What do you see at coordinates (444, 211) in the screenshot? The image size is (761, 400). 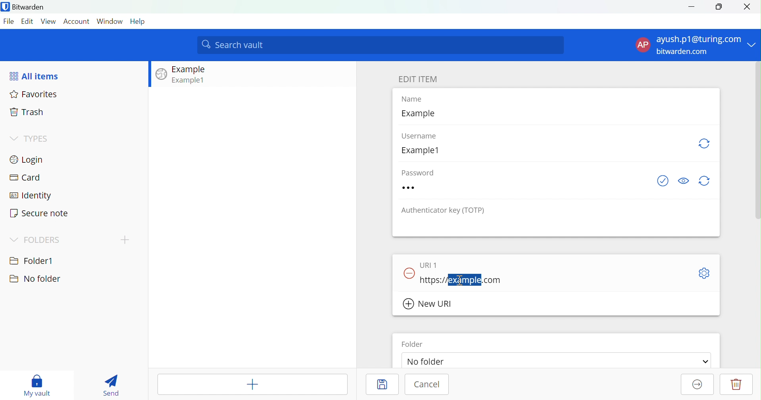 I see `Authenticator key (TOTP)` at bounding box center [444, 211].